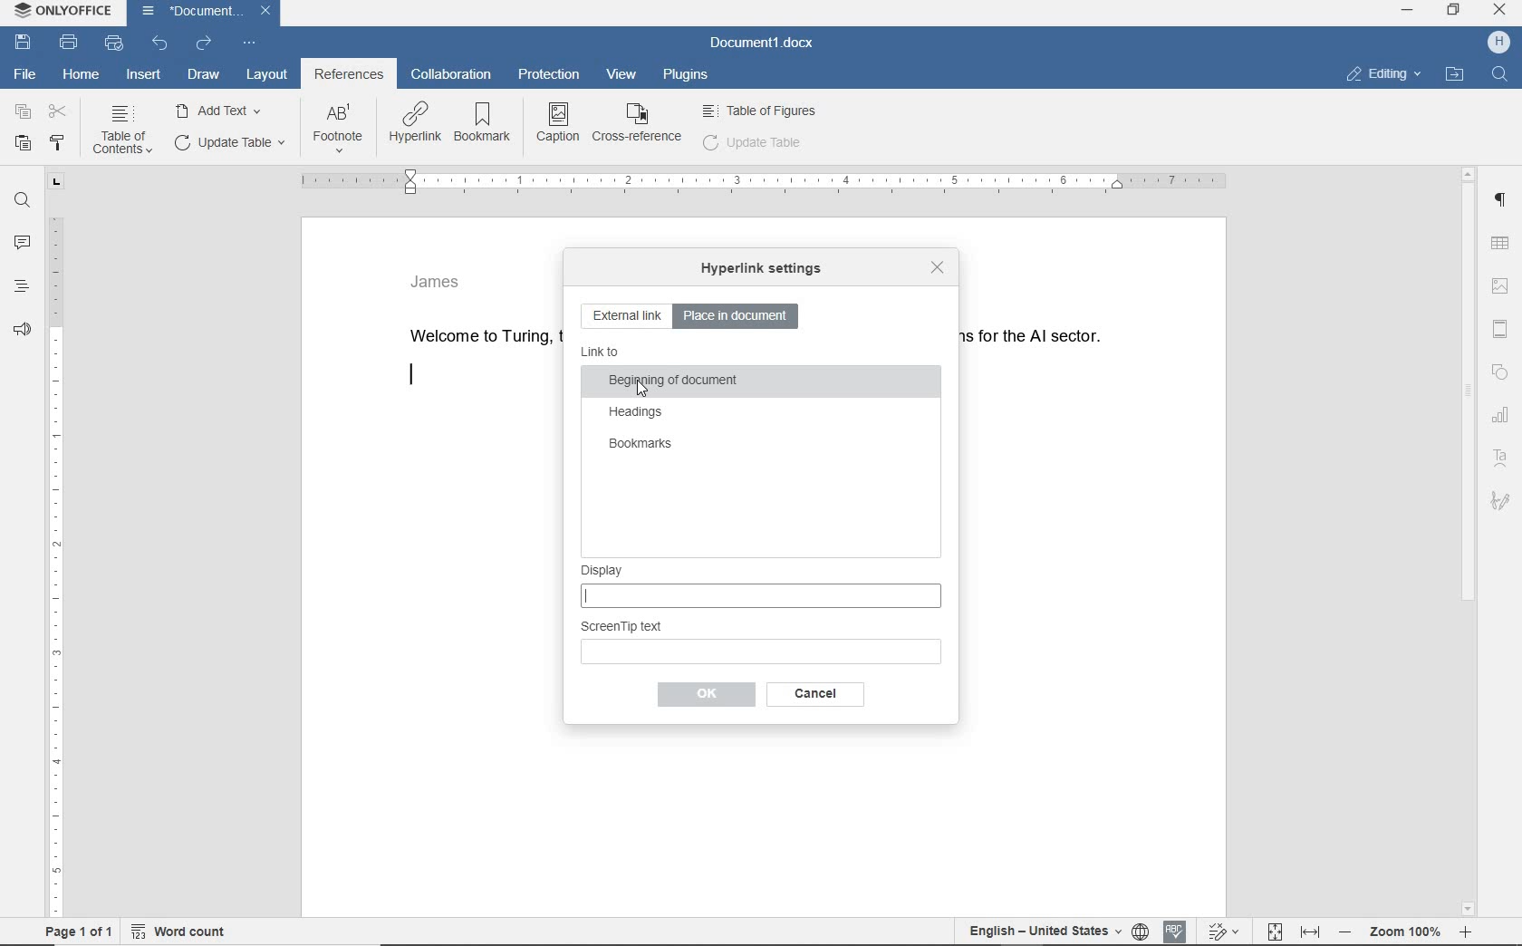 This screenshot has width=1522, height=946. Describe the element at coordinates (559, 122) in the screenshot. I see `CAPTION` at that location.